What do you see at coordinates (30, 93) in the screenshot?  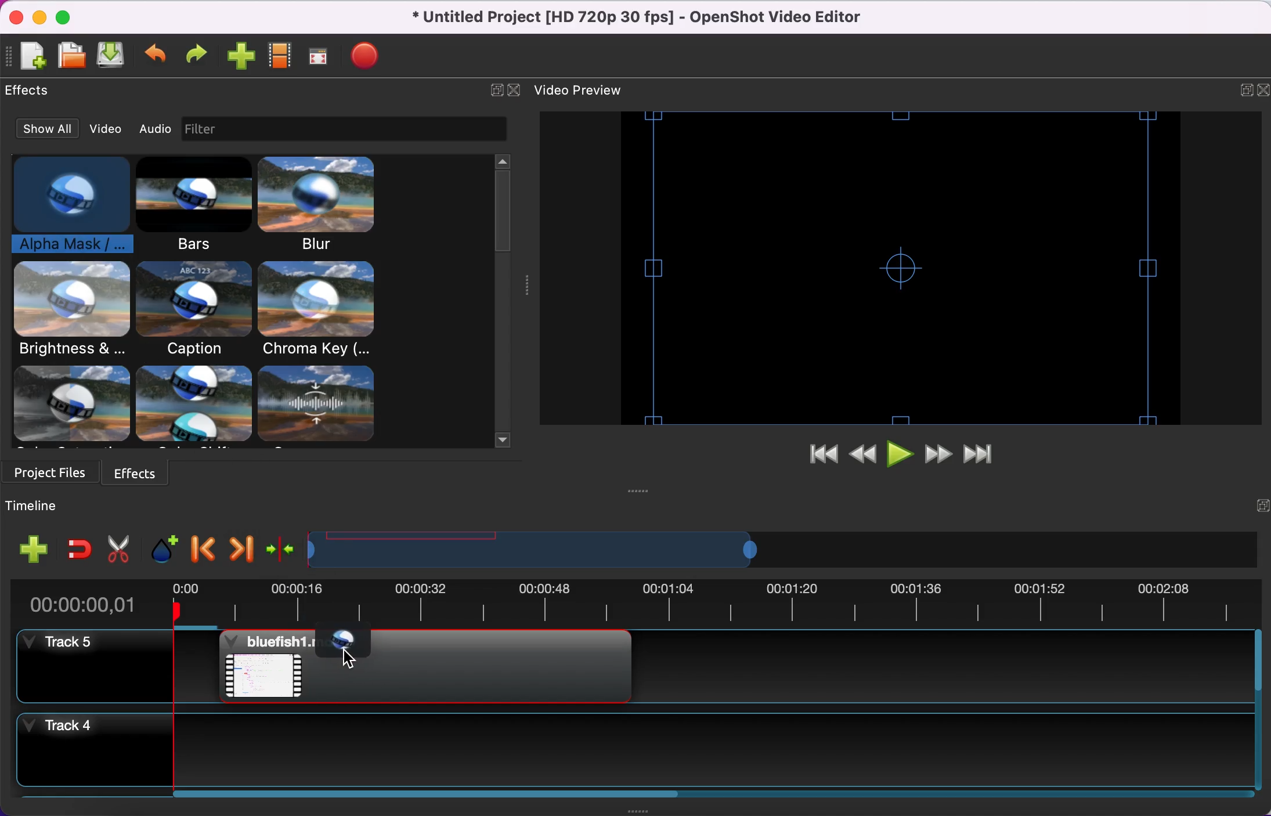 I see `effects` at bounding box center [30, 93].